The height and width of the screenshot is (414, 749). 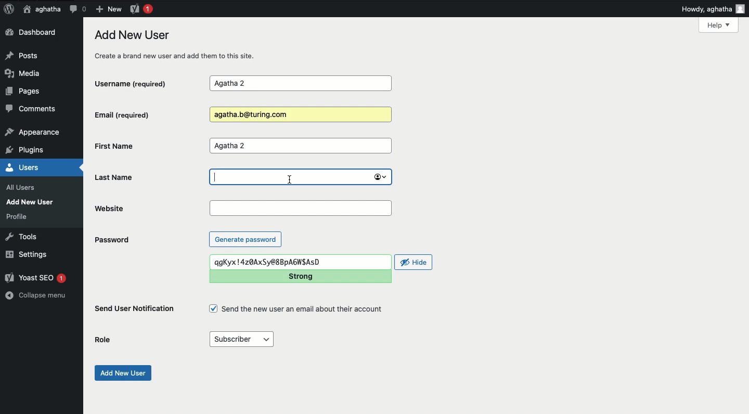 I want to click on Hide, so click(x=414, y=262).